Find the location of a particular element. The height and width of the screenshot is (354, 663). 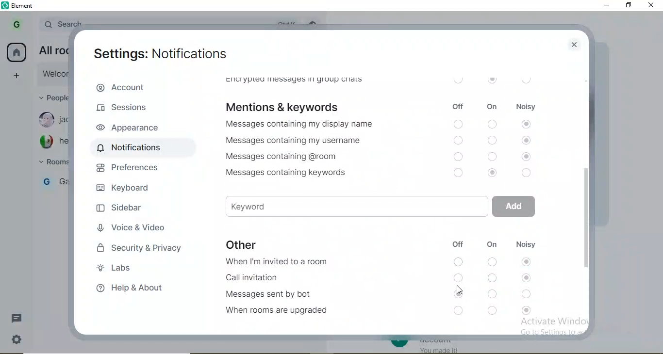

Messages containing my display name is located at coordinates (307, 124).